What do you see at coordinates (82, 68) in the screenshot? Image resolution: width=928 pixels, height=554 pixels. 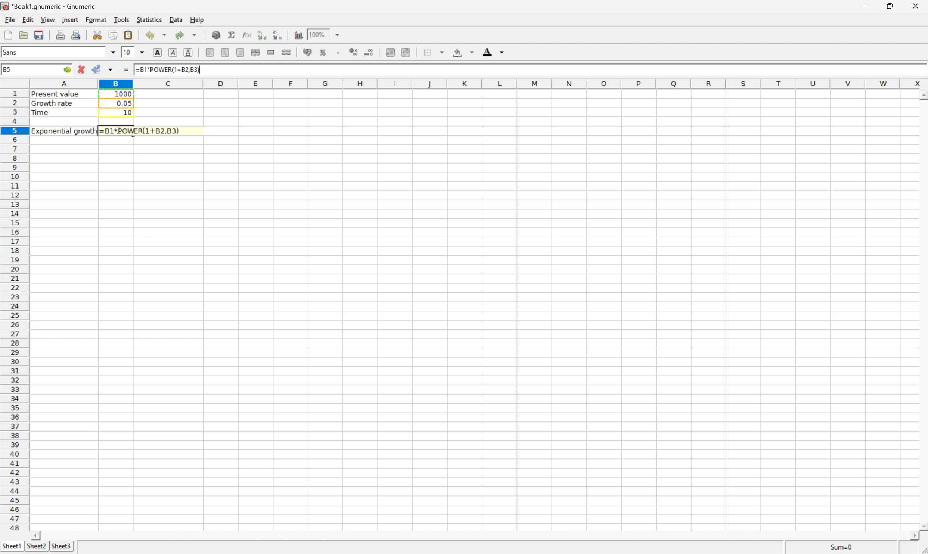 I see `Cancel changes` at bounding box center [82, 68].